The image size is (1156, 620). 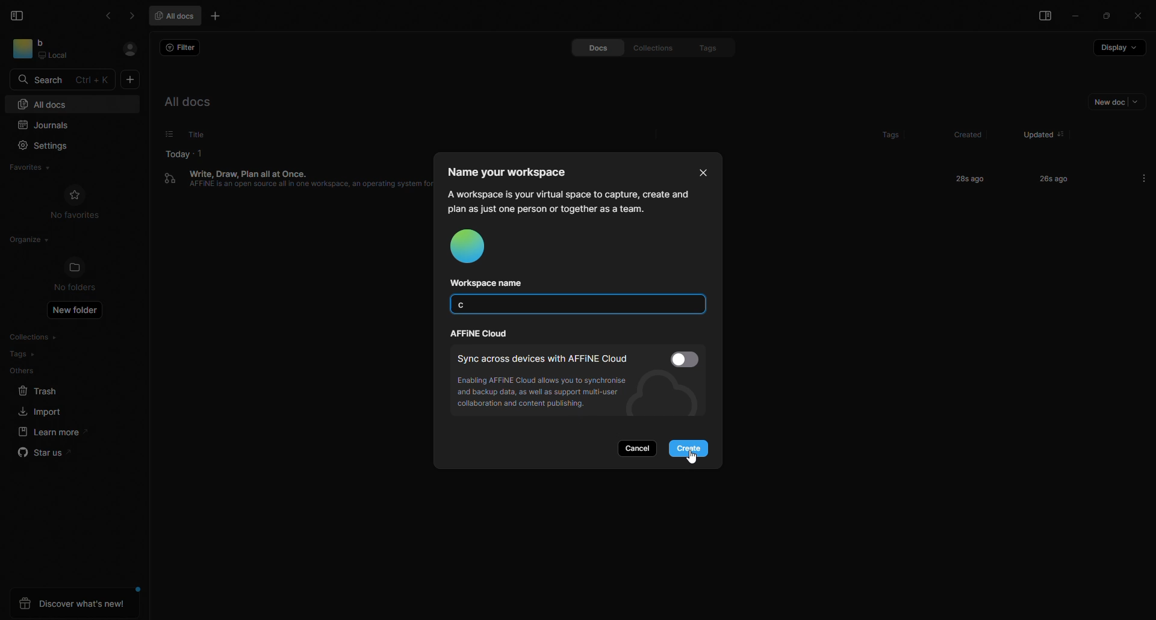 I want to click on cursor, so click(x=694, y=457).